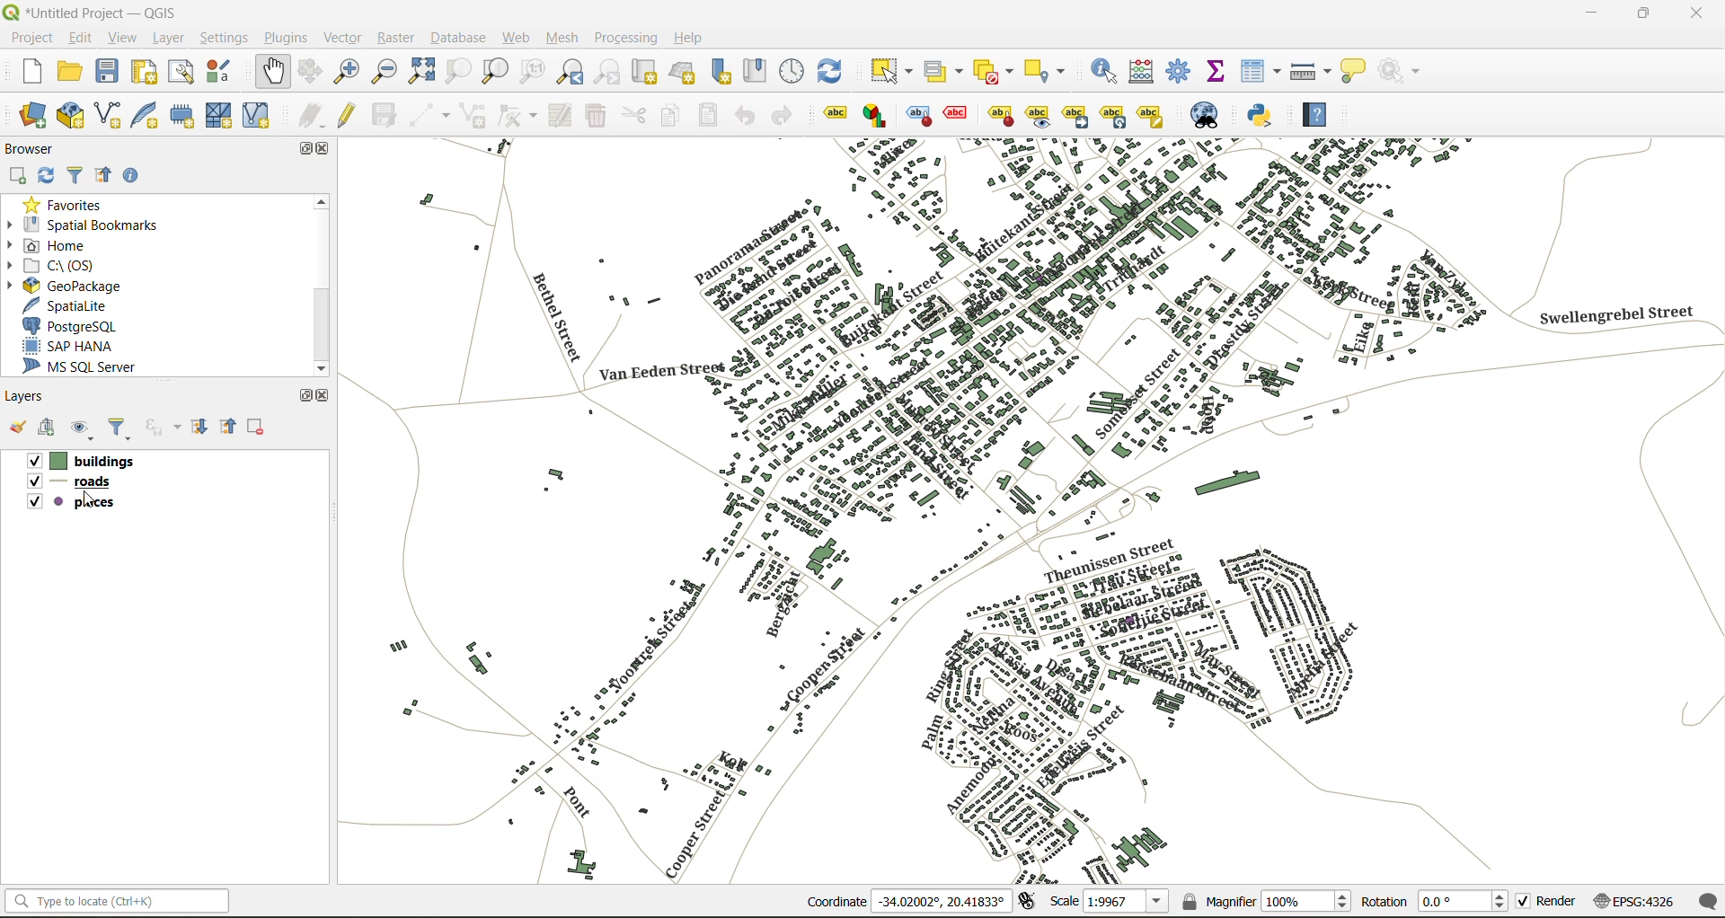 This screenshot has width=1725, height=918. What do you see at coordinates (260, 116) in the screenshot?
I see `new virtual layer` at bounding box center [260, 116].